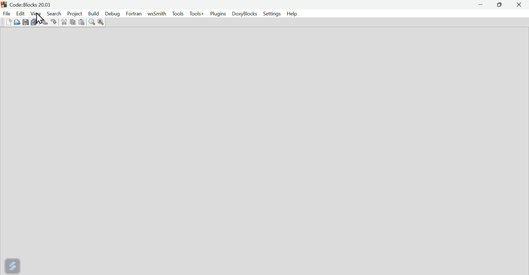 Image resolution: width=529 pixels, height=275 pixels. I want to click on project, so click(74, 13).